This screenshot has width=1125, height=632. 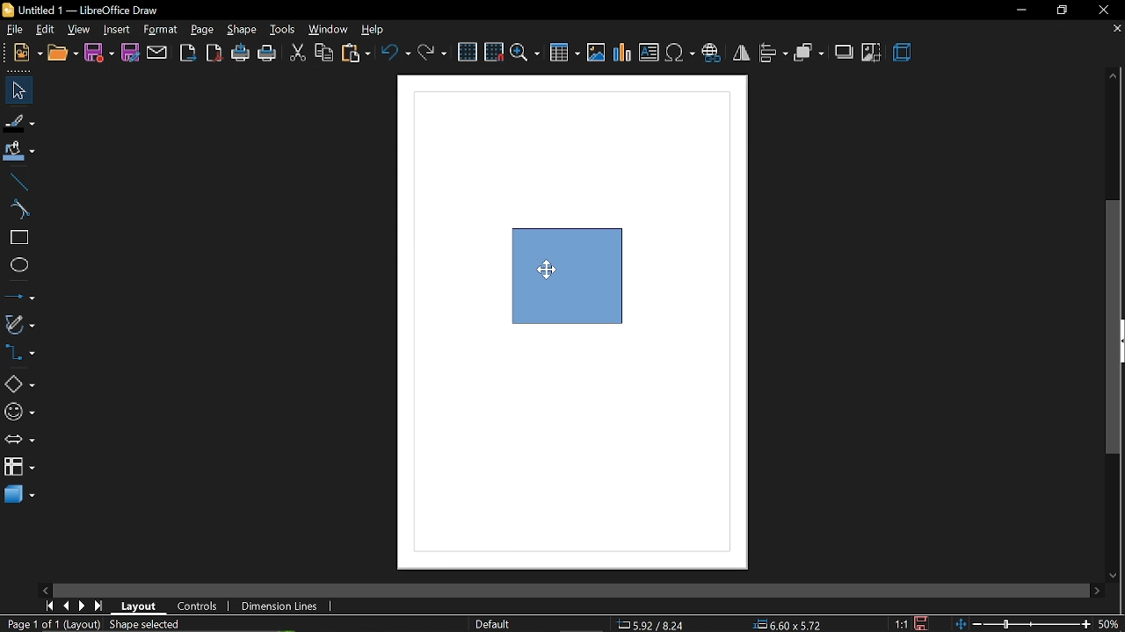 What do you see at coordinates (17, 238) in the screenshot?
I see `rectangle` at bounding box center [17, 238].